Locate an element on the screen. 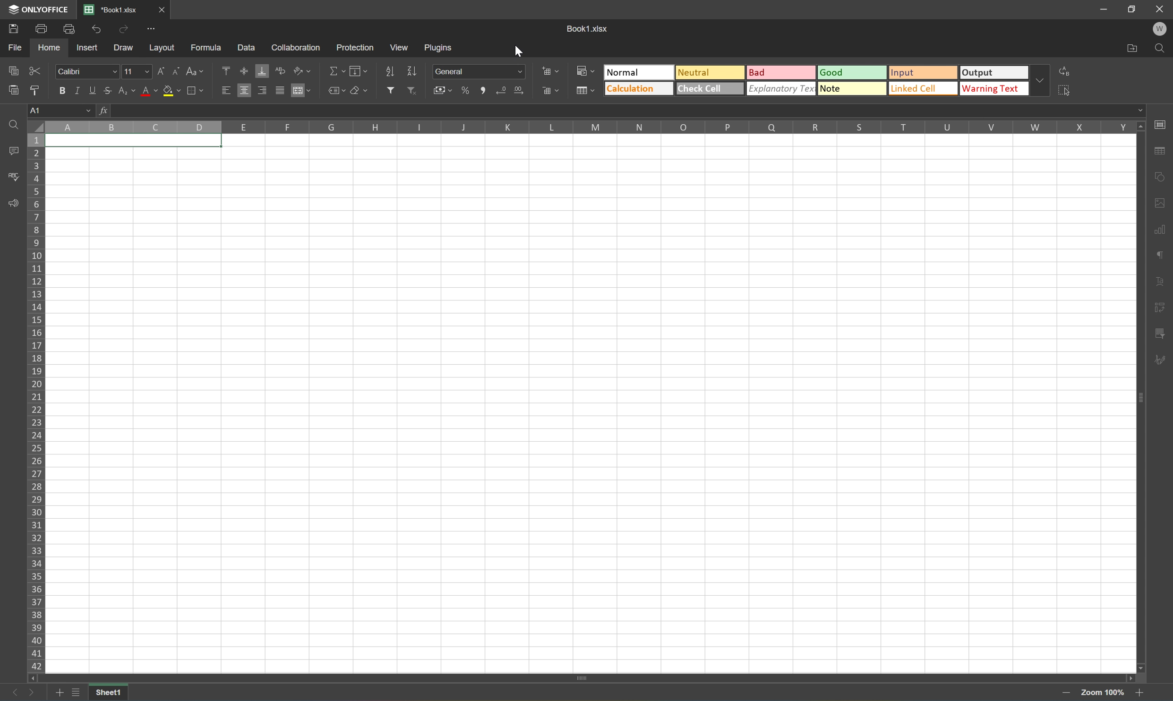 This screenshot has height=701, width=1173. Scroll down is located at coordinates (1142, 668).